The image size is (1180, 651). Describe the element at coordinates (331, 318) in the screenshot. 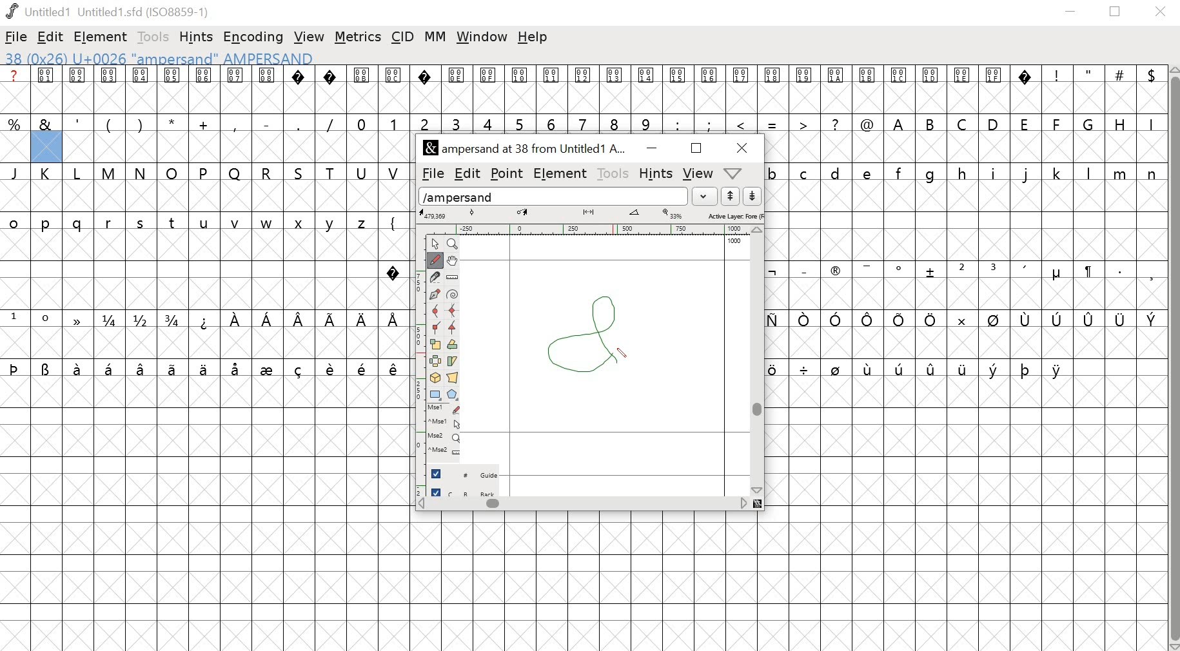

I see `symbol` at that location.